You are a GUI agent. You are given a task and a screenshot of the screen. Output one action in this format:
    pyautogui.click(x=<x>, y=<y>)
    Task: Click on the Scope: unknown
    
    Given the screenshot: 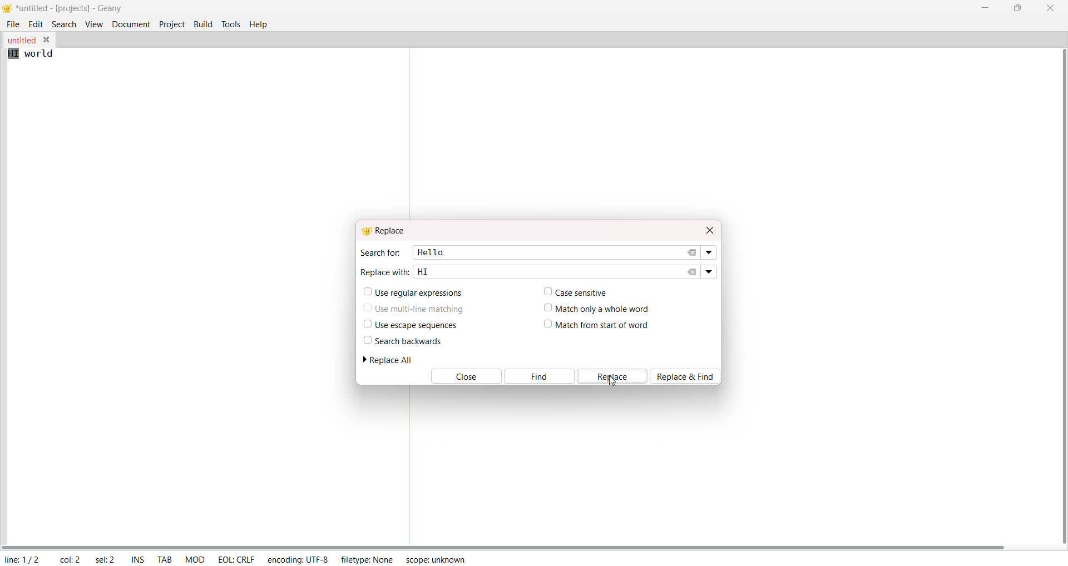 What is the action you would take?
    pyautogui.click(x=435, y=558)
    